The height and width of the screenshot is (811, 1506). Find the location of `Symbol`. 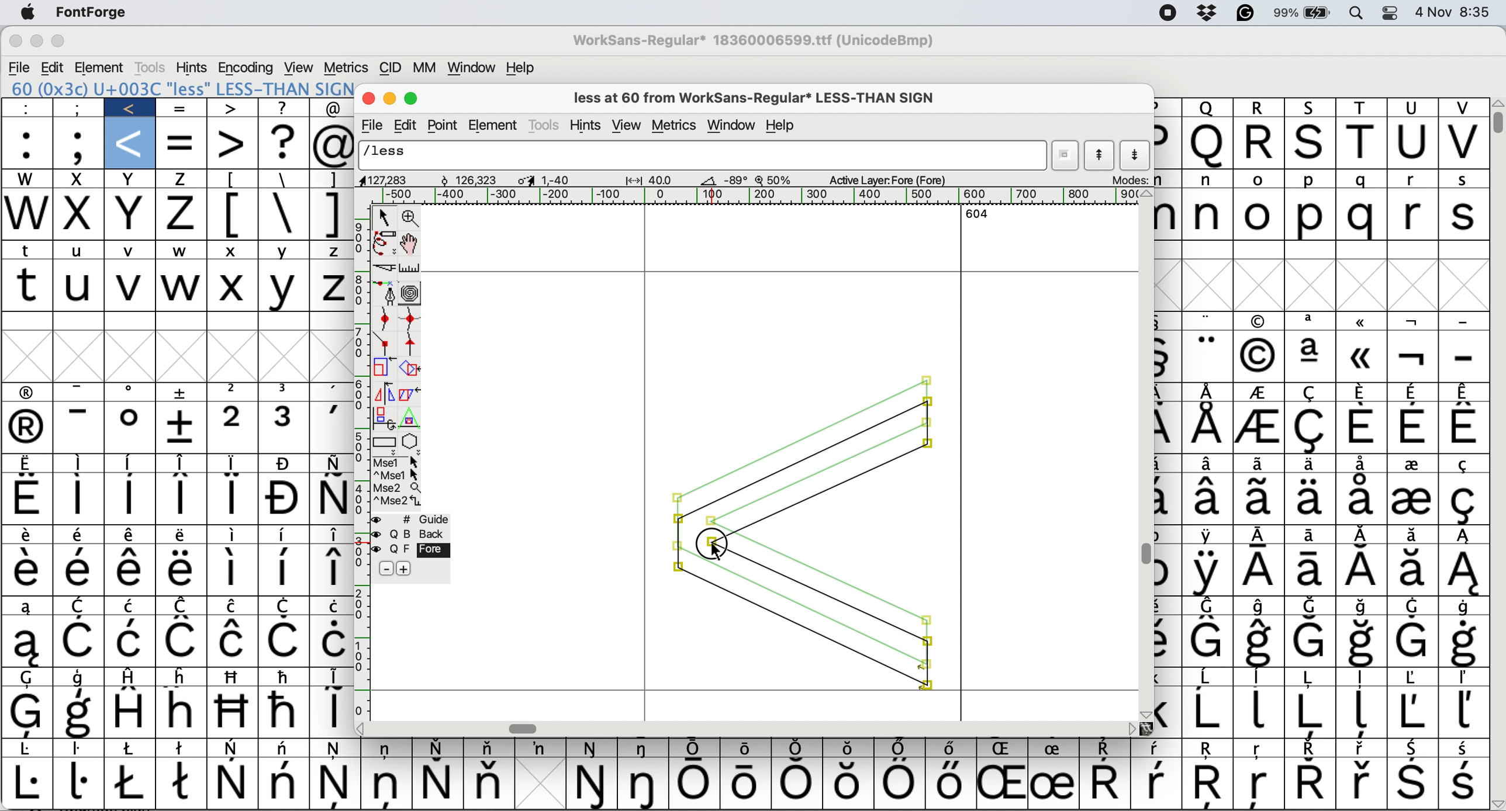

Symbol is located at coordinates (285, 535).